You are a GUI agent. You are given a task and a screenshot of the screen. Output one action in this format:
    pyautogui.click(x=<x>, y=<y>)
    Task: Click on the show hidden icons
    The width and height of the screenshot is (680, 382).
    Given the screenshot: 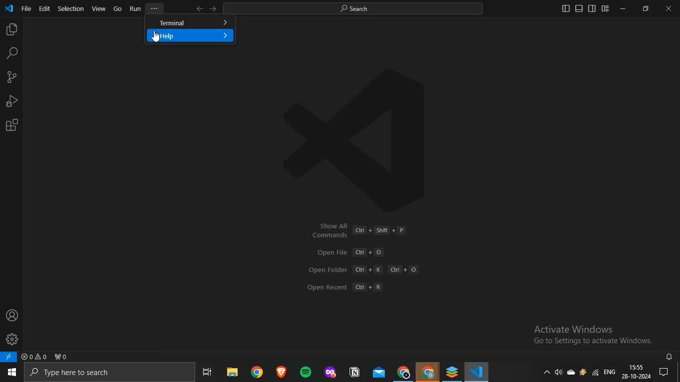 What is the action you would take?
    pyautogui.click(x=548, y=374)
    